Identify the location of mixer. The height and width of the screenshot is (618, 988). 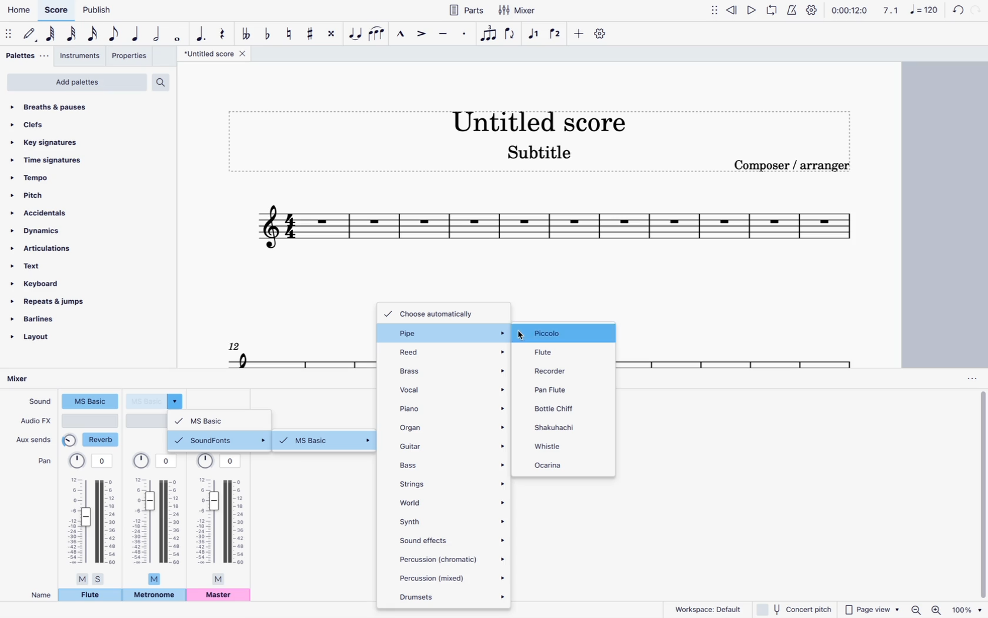
(23, 379).